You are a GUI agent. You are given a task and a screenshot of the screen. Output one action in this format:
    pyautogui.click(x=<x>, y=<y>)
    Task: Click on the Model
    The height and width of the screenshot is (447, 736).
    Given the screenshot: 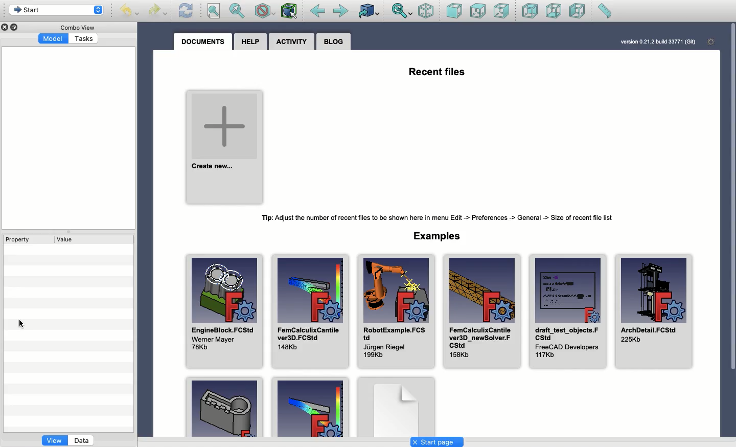 What is the action you would take?
    pyautogui.click(x=52, y=38)
    